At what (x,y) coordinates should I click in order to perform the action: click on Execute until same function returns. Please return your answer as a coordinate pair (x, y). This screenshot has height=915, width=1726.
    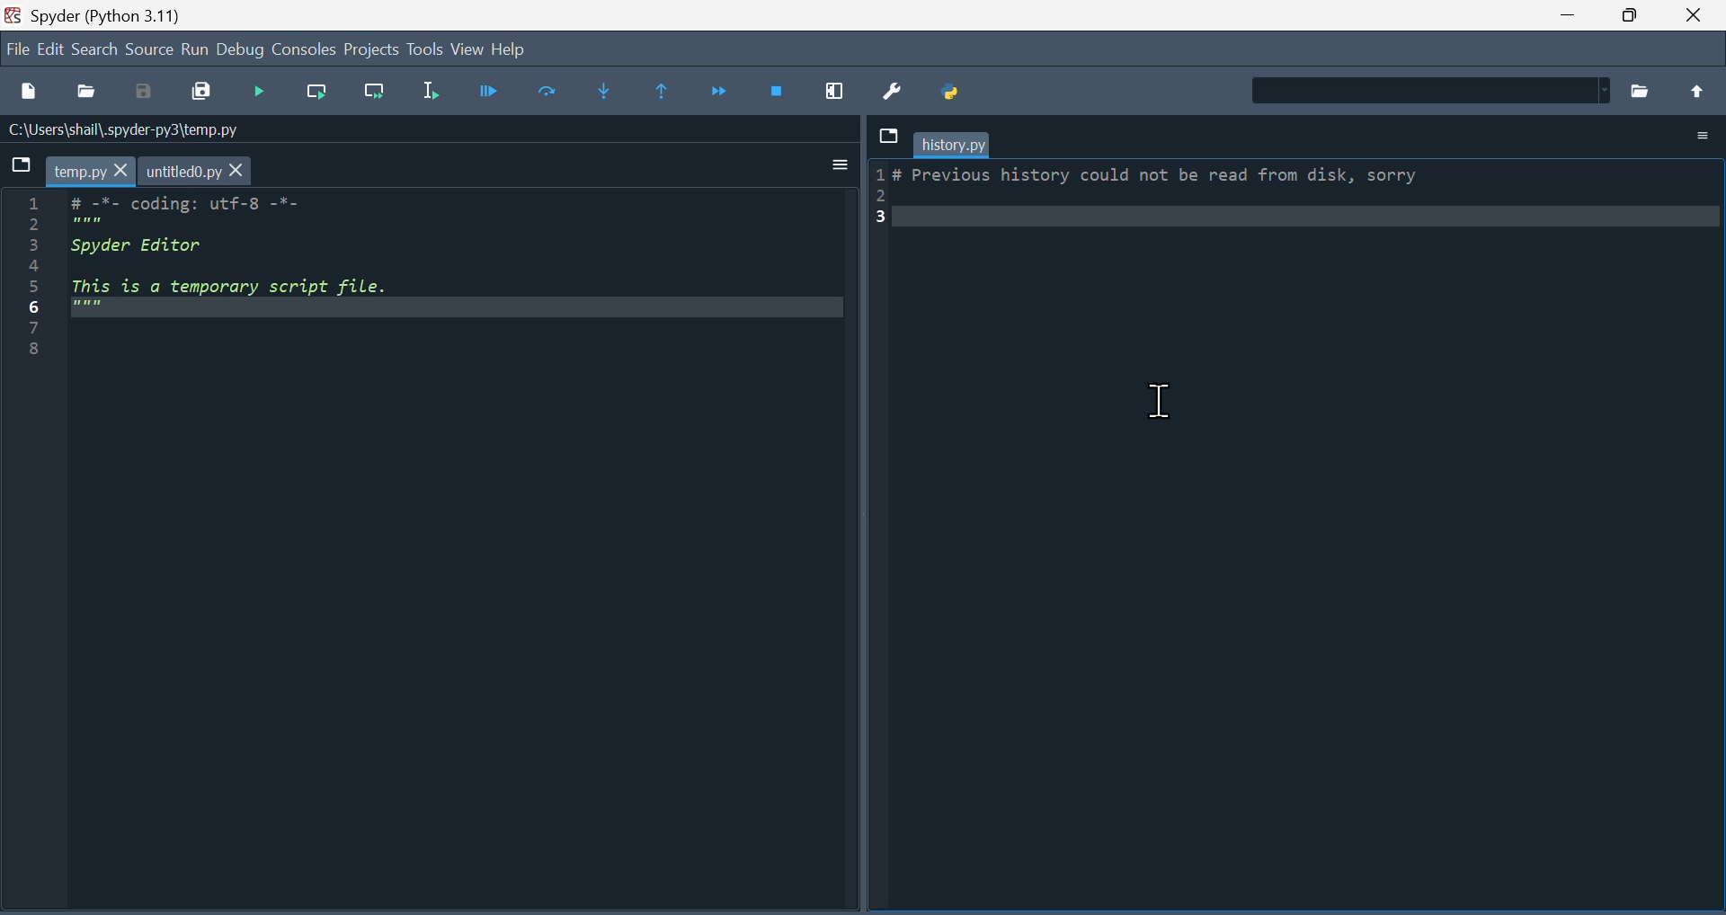
    Looking at the image, I should click on (662, 89).